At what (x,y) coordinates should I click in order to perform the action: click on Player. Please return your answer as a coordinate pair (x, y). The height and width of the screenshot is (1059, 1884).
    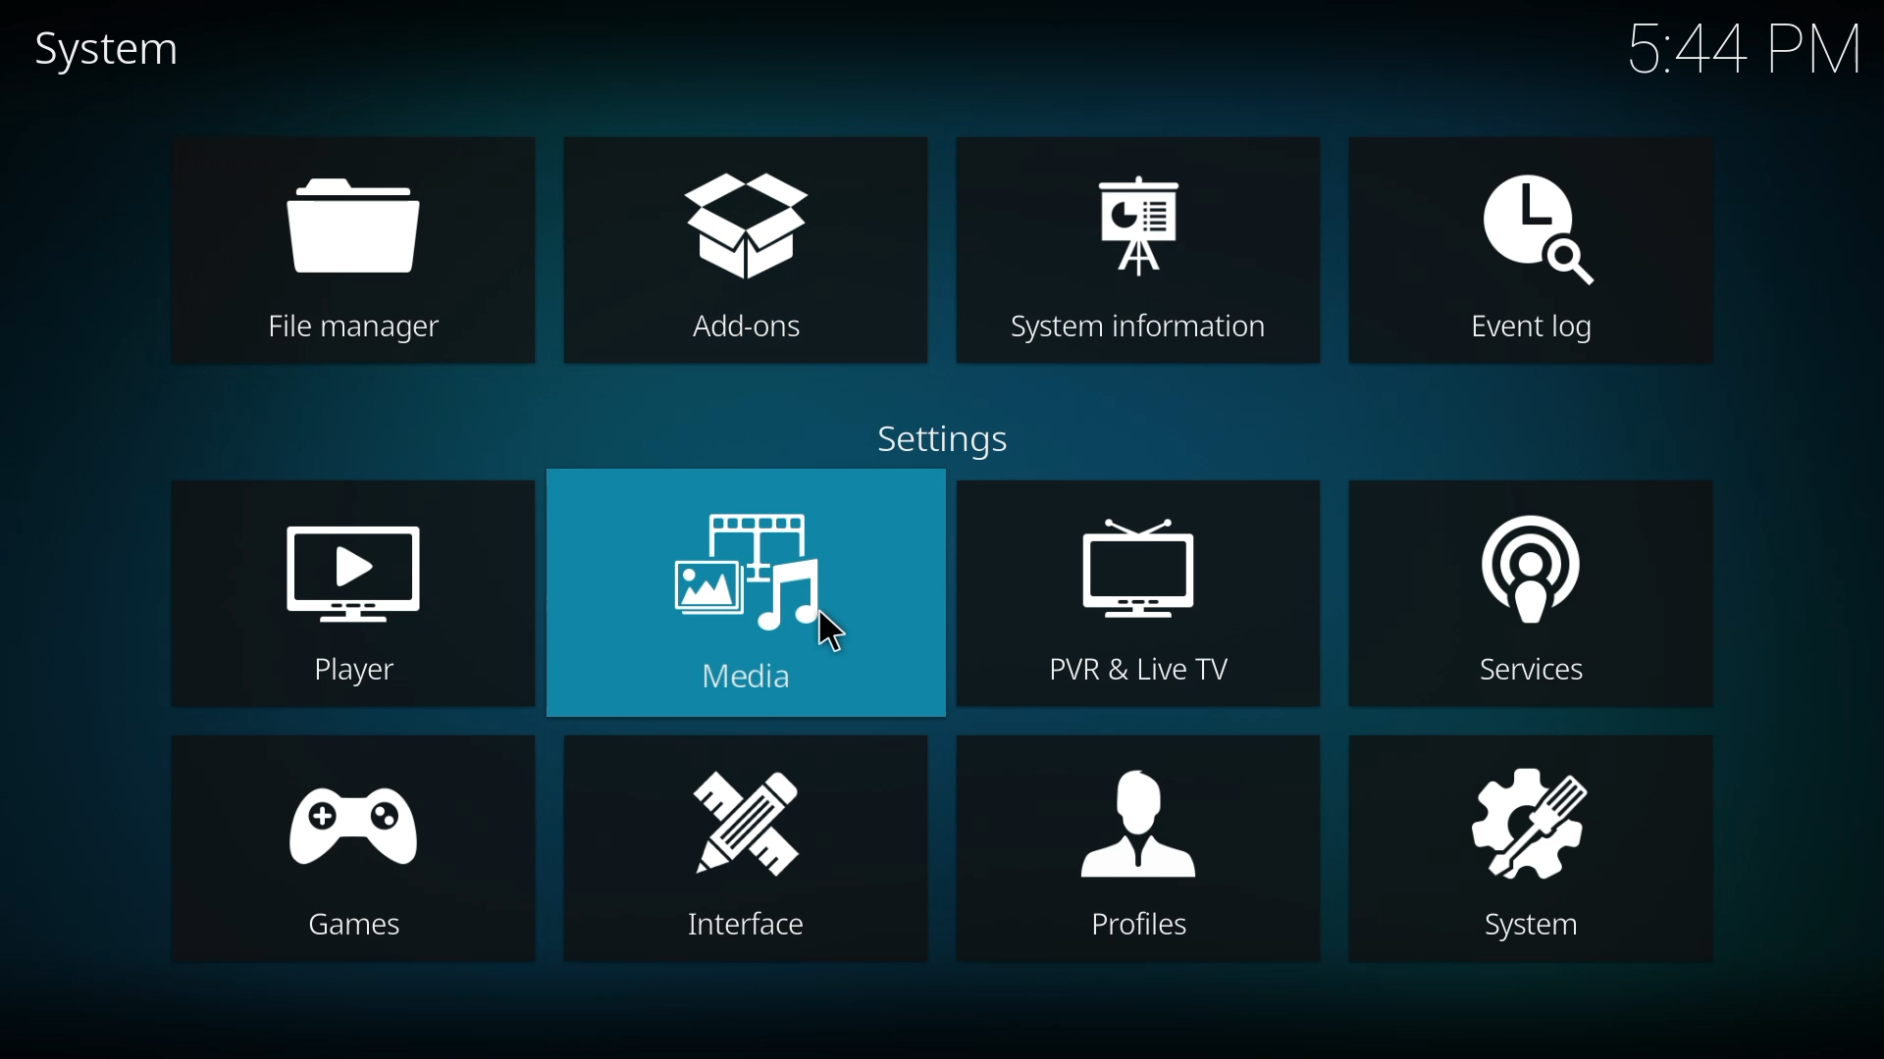
    Looking at the image, I should click on (349, 674).